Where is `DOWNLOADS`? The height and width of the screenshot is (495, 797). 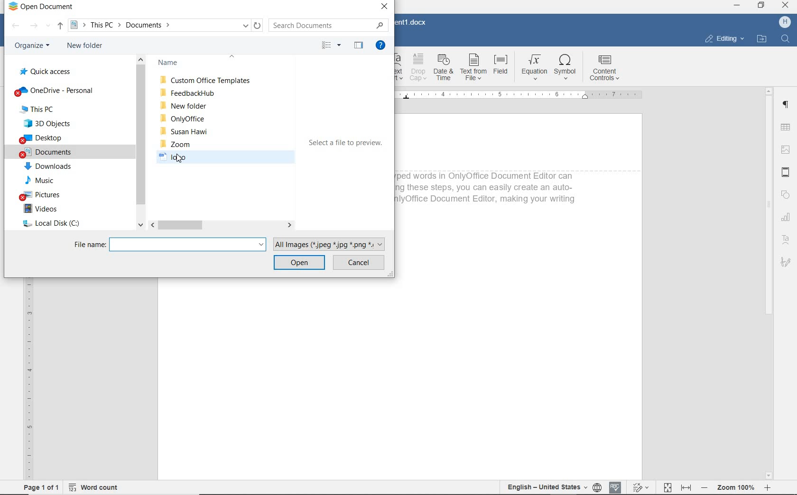 DOWNLOADS is located at coordinates (48, 167).